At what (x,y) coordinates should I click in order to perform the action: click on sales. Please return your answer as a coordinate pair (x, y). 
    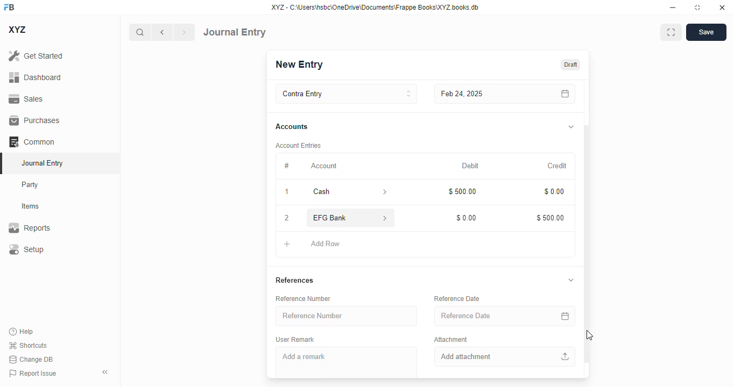
    Looking at the image, I should click on (26, 99).